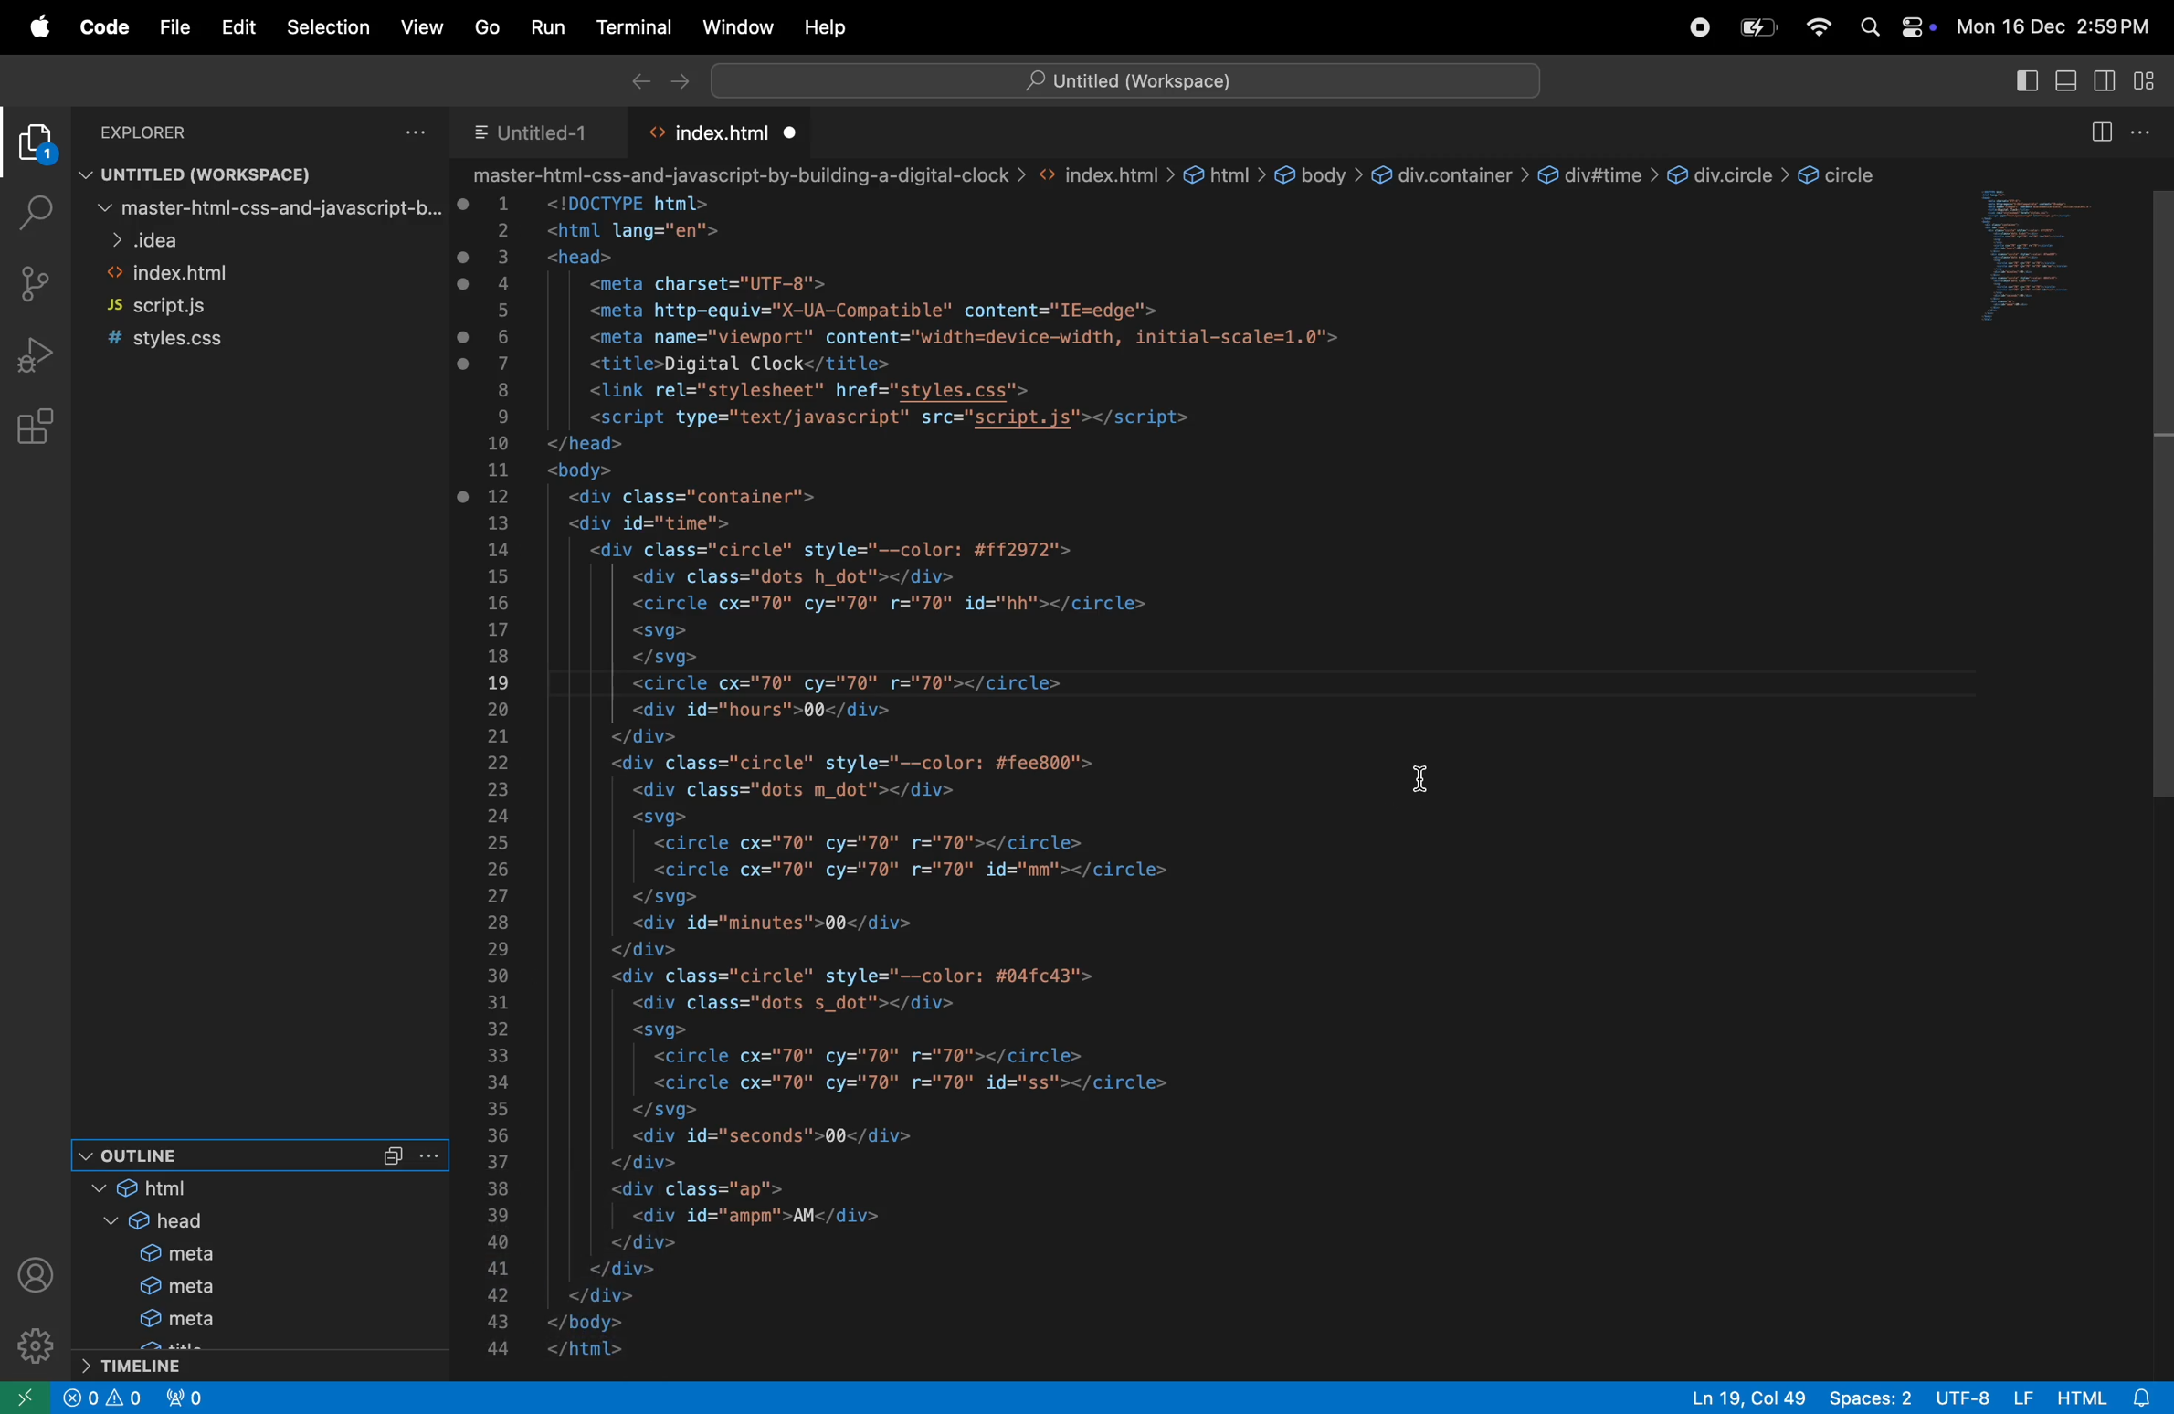 The image size is (2174, 1414). I want to click on Go, so click(480, 27).